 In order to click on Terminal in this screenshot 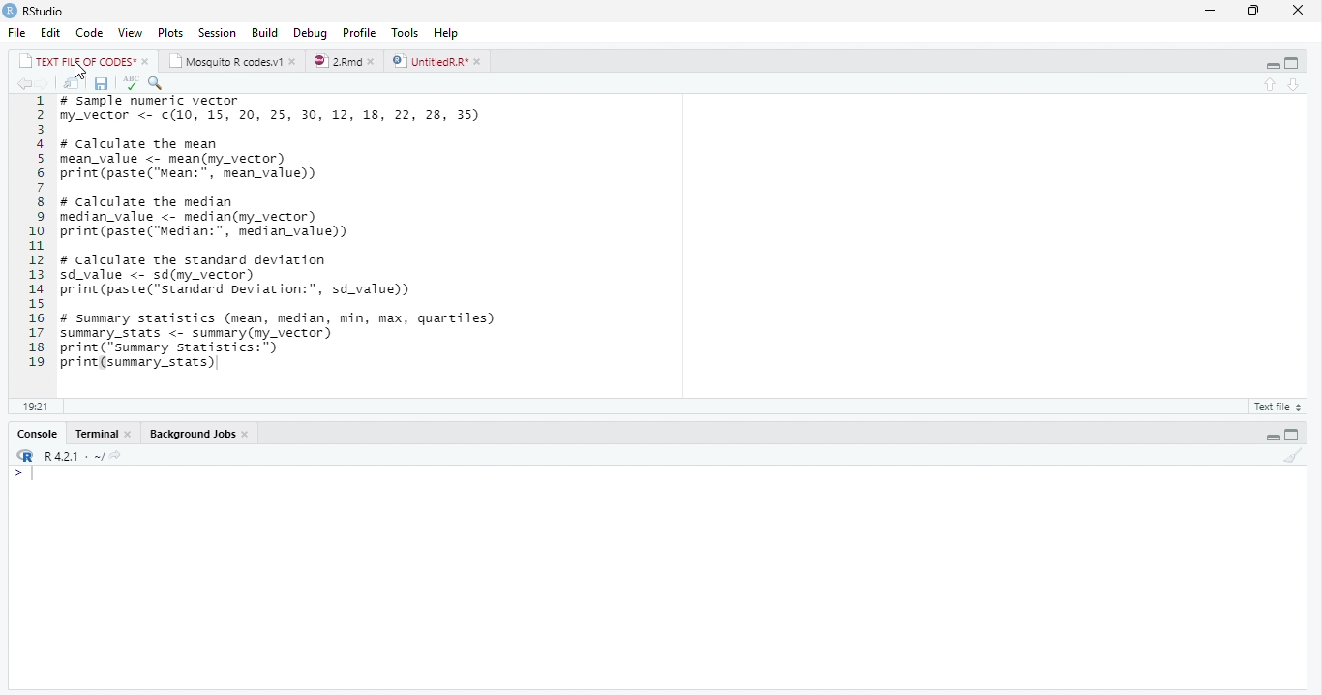, I will do `click(98, 434)`.